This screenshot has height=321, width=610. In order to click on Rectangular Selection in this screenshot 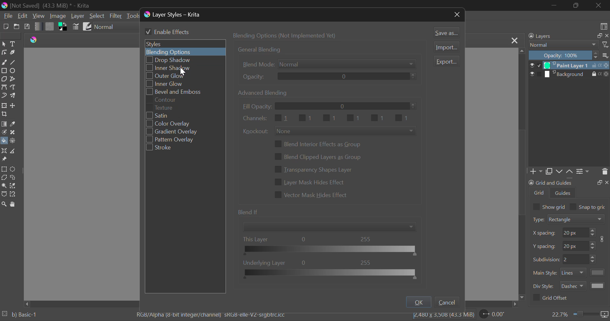, I will do `click(4, 169)`.